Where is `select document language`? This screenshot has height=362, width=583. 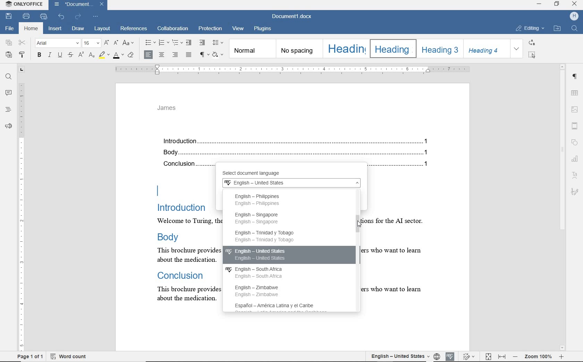
select document language is located at coordinates (261, 173).